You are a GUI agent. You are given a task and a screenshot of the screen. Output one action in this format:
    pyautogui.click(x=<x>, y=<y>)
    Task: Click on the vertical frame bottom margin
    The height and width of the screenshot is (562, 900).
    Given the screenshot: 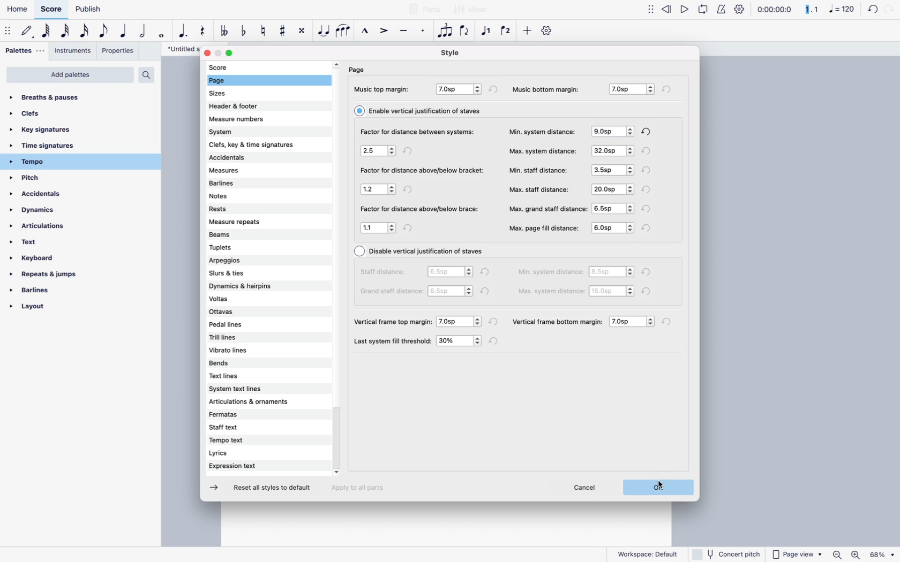 What is the action you would take?
    pyautogui.click(x=558, y=320)
    